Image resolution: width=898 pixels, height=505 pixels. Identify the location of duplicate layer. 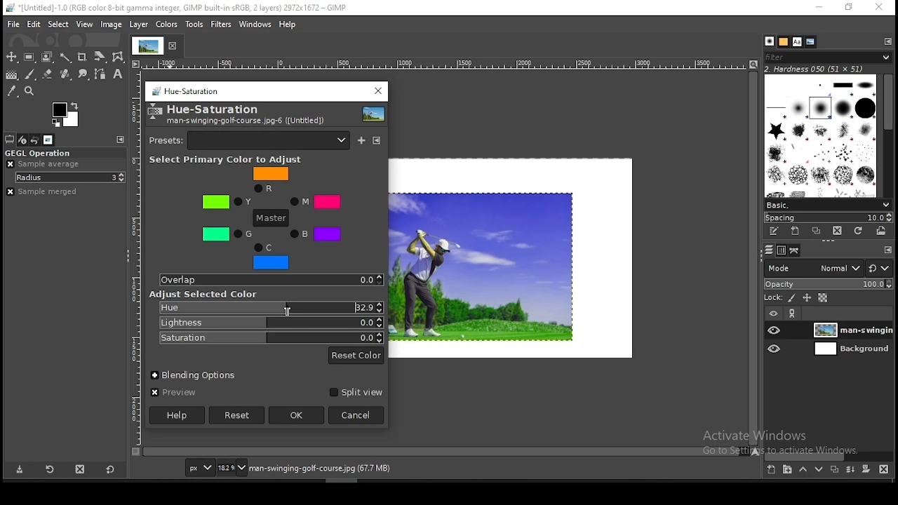
(835, 469).